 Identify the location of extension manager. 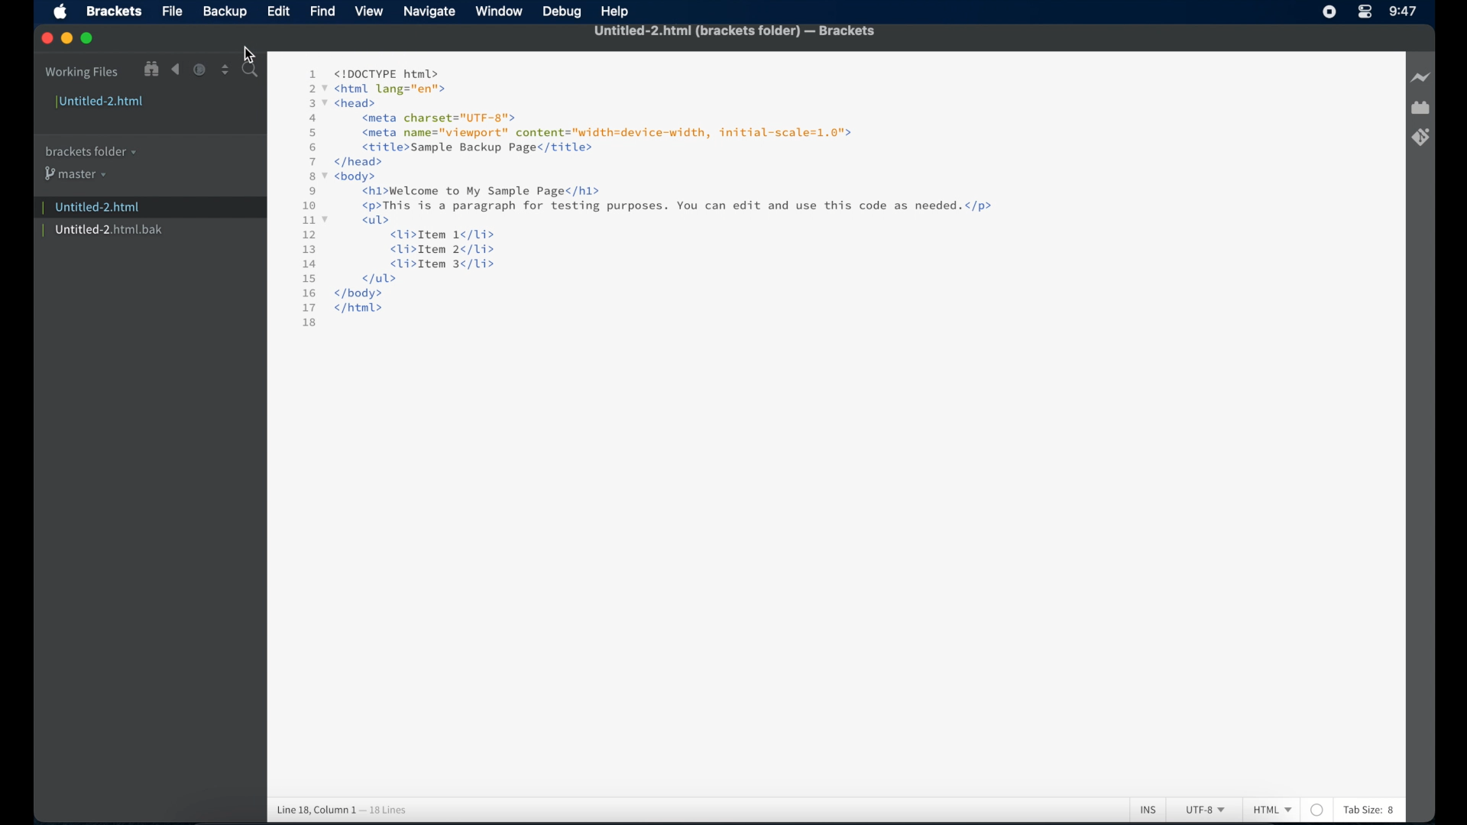
(1420, 108).